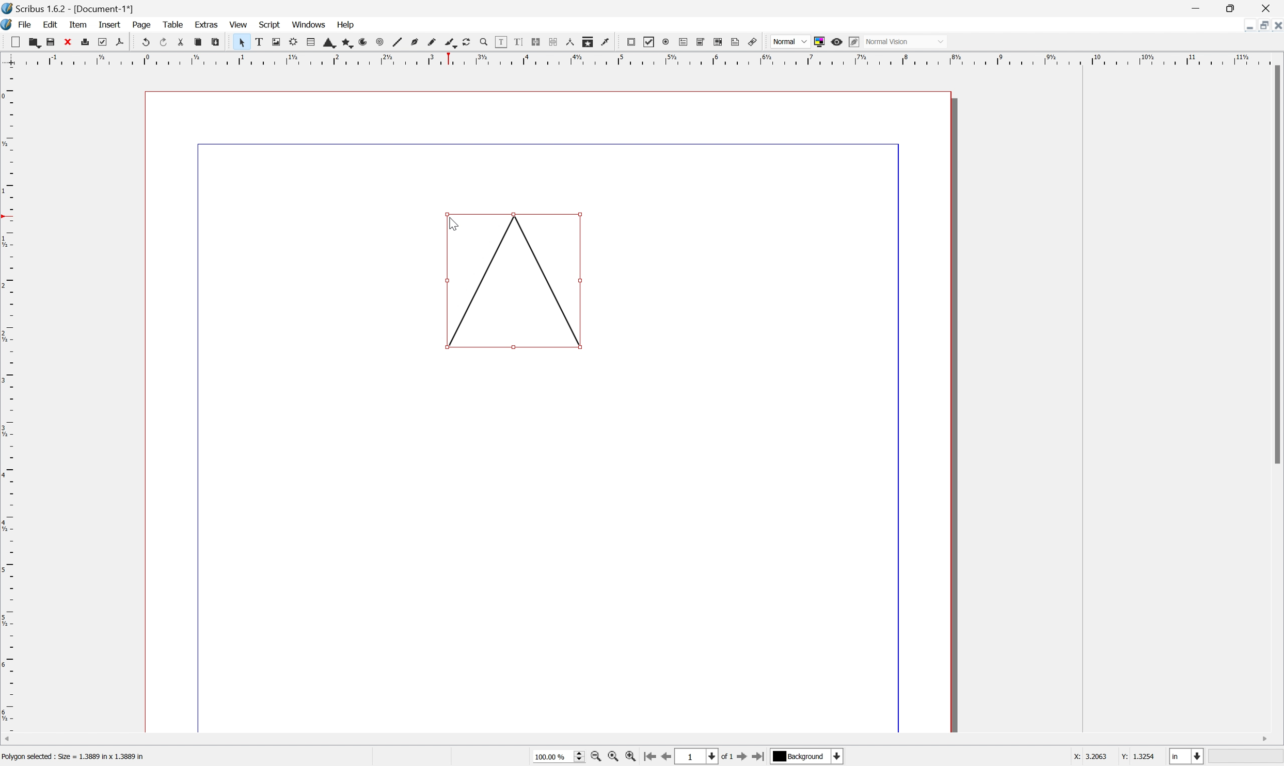 The height and width of the screenshot is (766, 1284). Describe the element at coordinates (836, 42) in the screenshot. I see `Preview mode` at that location.